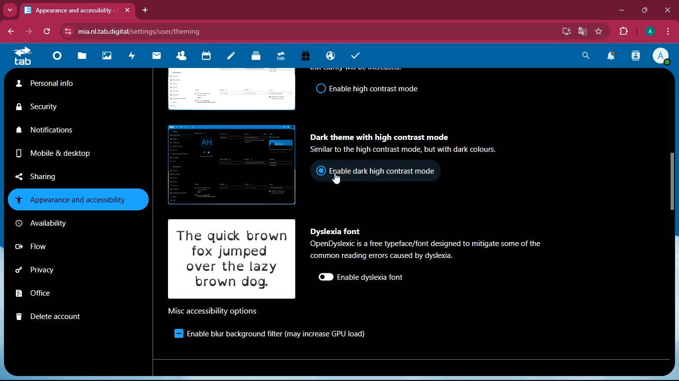 The height and width of the screenshot is (381, 679). Describe the element at coordinates (182, 58) in the screenshot. I see `friends` at that location.